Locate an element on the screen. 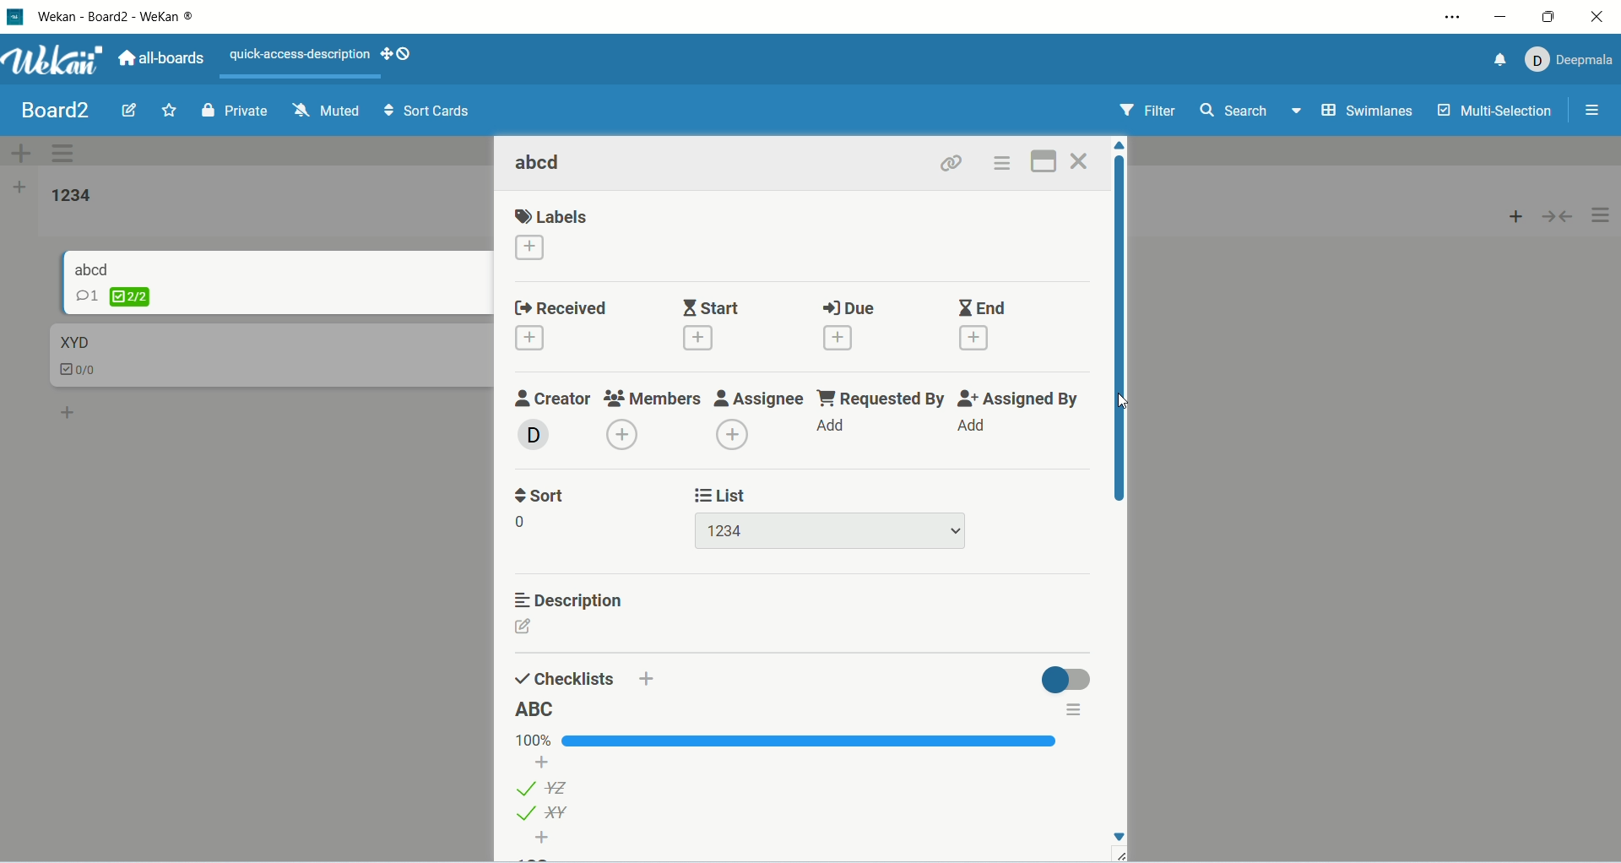  assignee is located at coordinates (759, 399).